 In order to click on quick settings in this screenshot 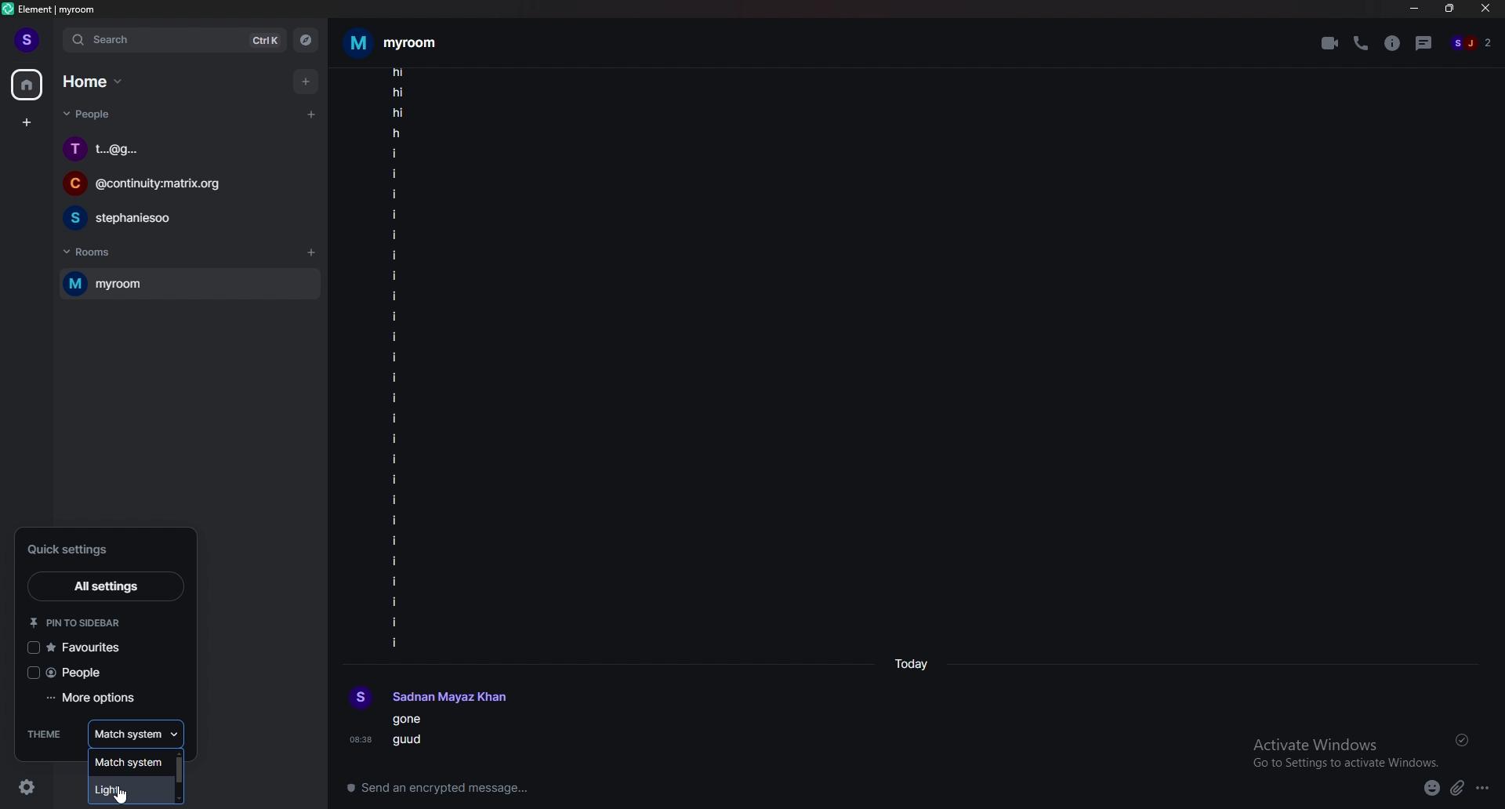, I will do `click(96, 549)`.